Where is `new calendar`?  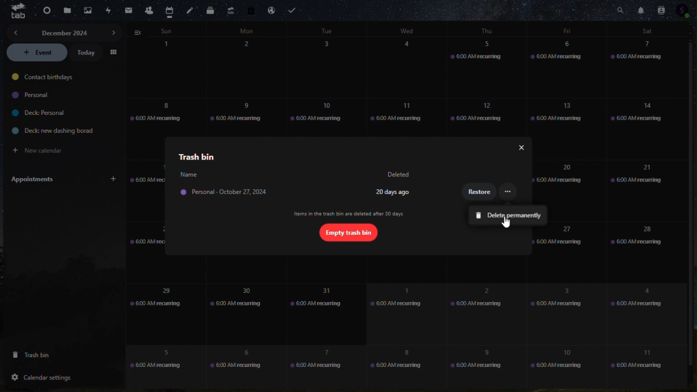 new calendar is located at coordinates (47, 149).